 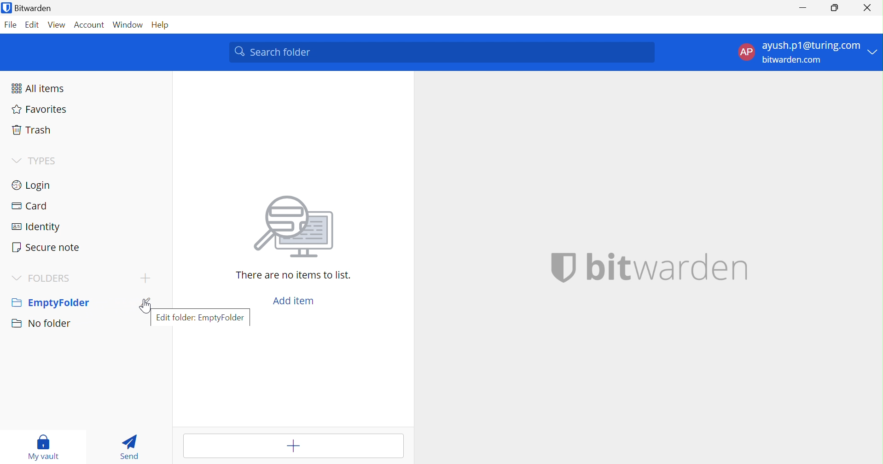 What do you see at coordinates (51, 162) in the screenshot?
I see `TYPES` at bounding box center [51, 162].